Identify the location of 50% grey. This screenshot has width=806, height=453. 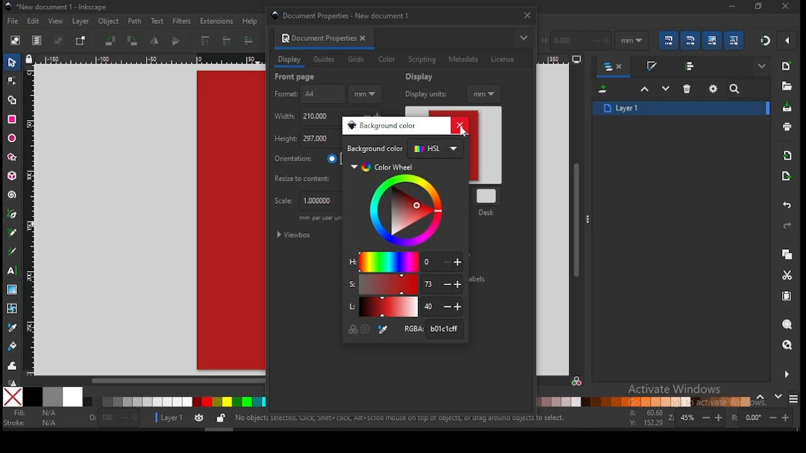
(52, 397).